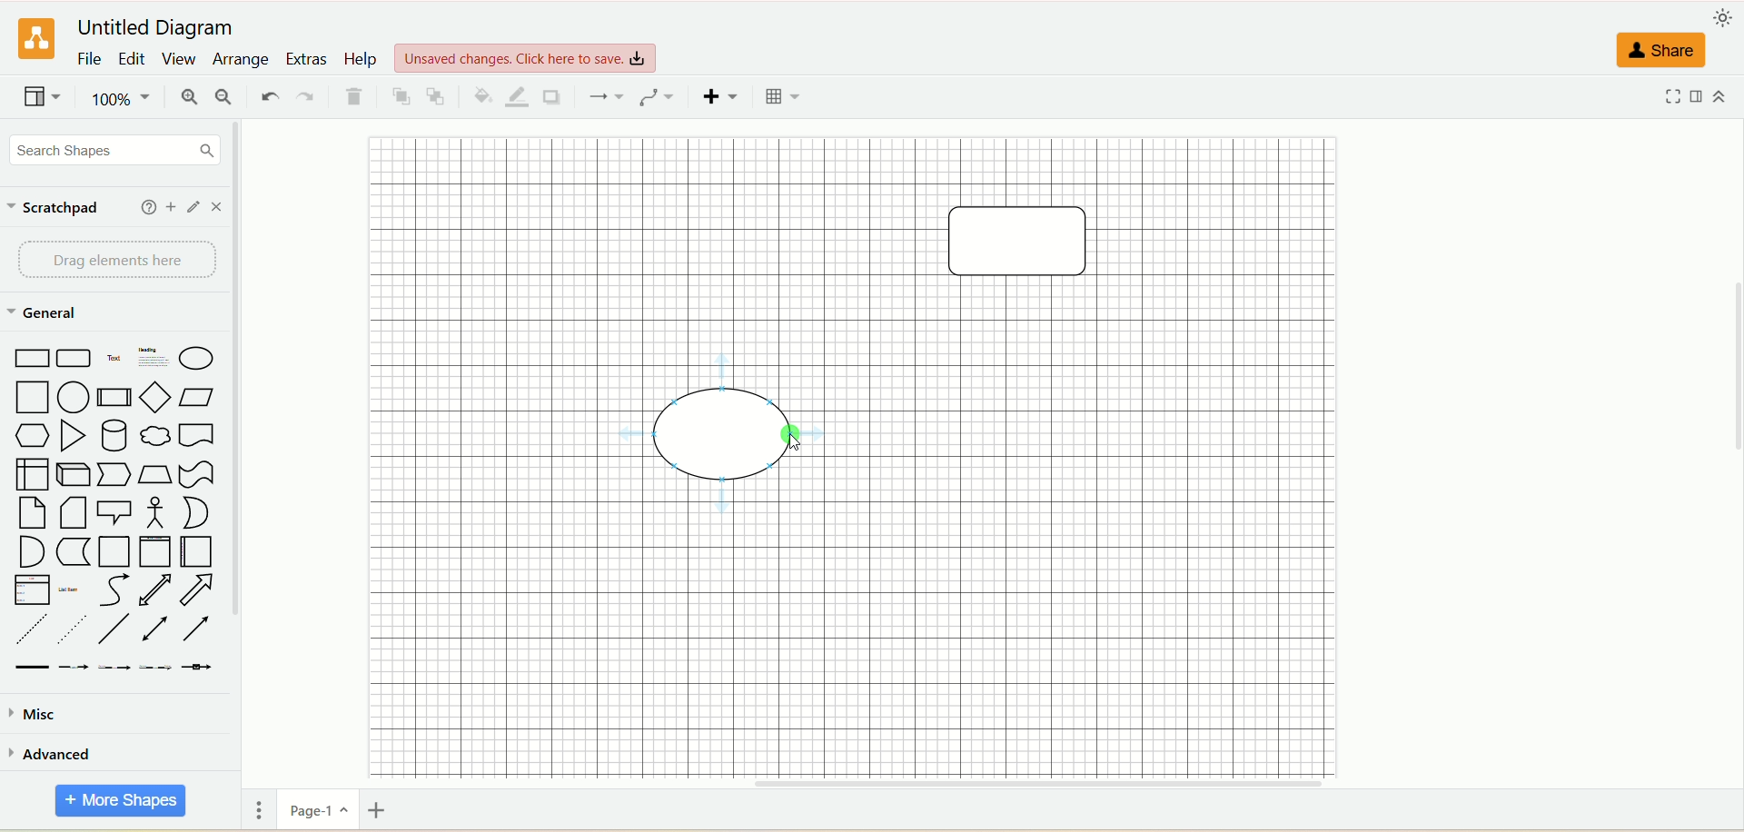  What do you see at coordinates (243, 57) in the screenshot?
I see `arrange` at bounding box center [243, 57].